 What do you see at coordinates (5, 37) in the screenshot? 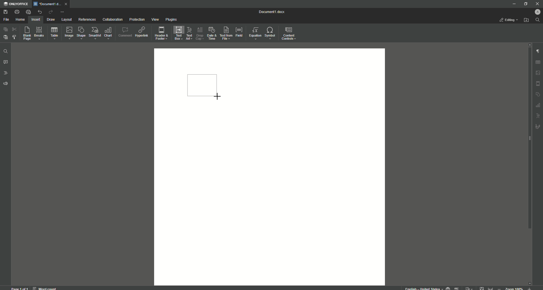
I see `Paste` at bounding box center [5, 37].